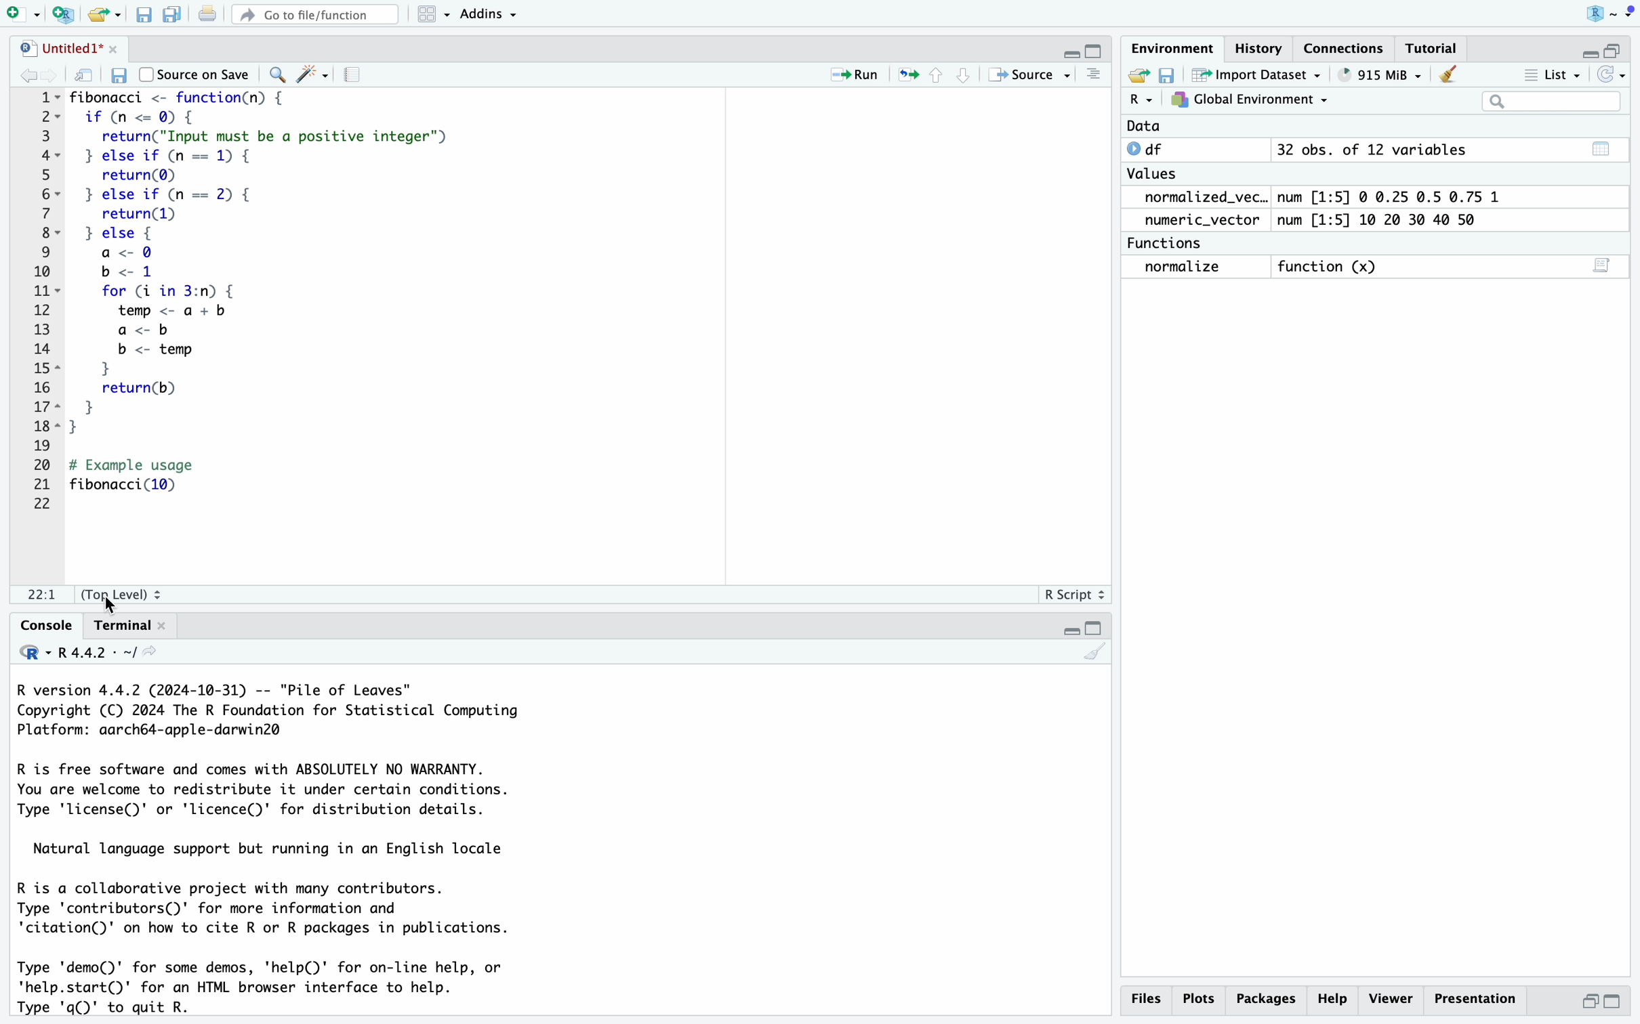  What do you see at coordinates (60, 48) in the screenshot?
I see `untitled1` at bounding box center [60, 48].